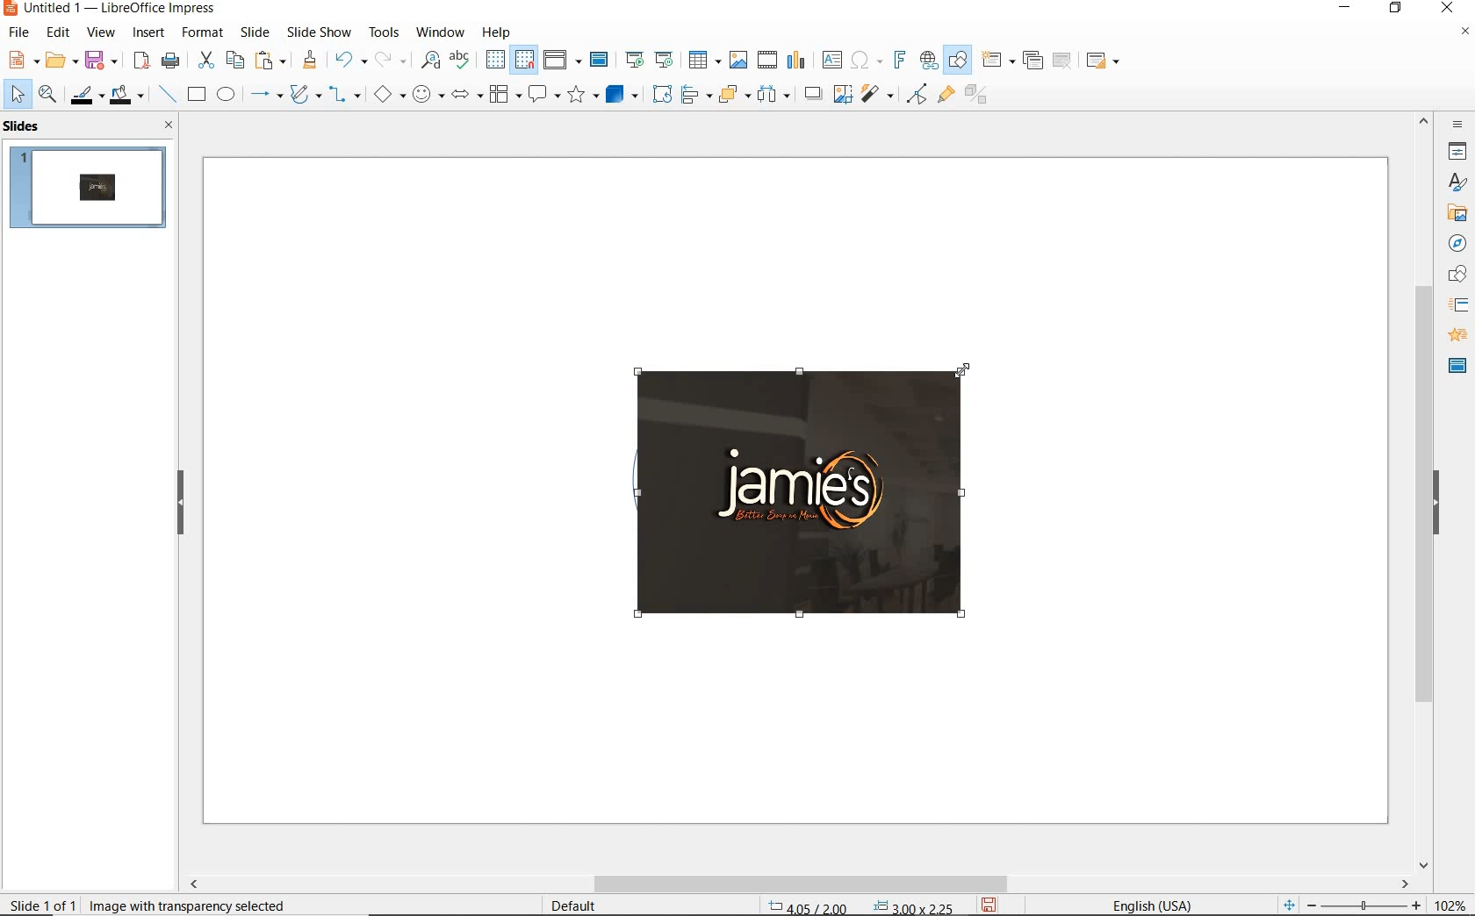 This screenshot has height=916, width=1475. Describe the element at coordinates (170, 59) in the screenshot. I see `print` at that location.